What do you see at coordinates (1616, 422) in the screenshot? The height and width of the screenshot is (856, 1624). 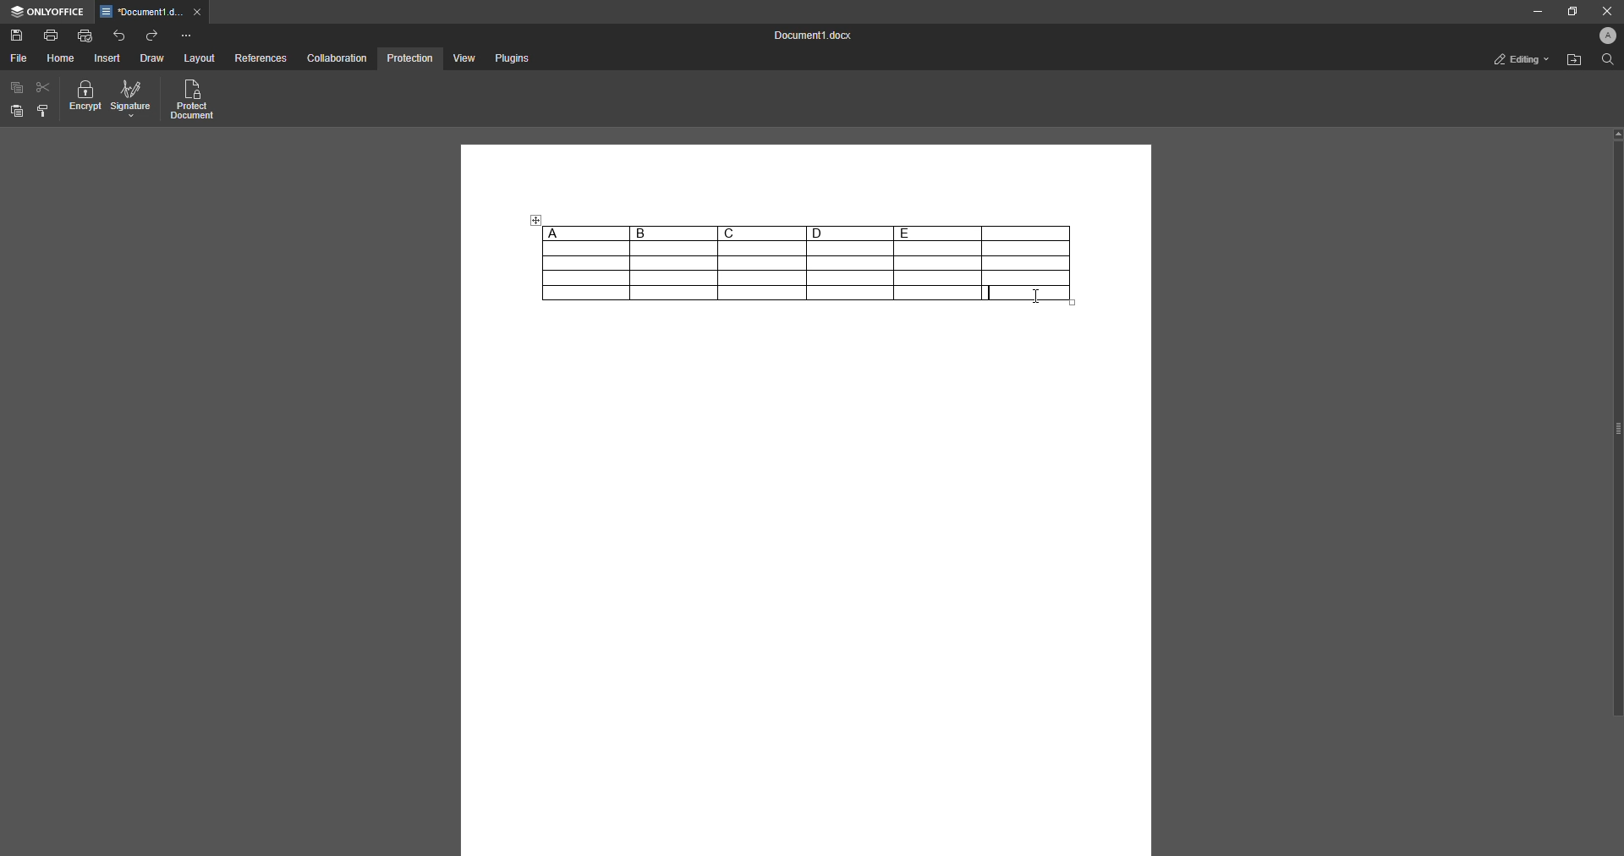 I see `vertical scrollbar` at bounding box center [1616, 422].